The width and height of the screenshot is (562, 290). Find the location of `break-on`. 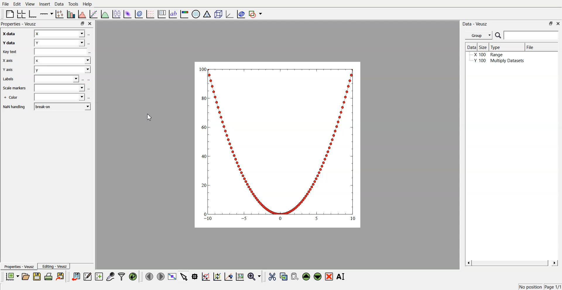

break-on is located at coordinates (63, 106).